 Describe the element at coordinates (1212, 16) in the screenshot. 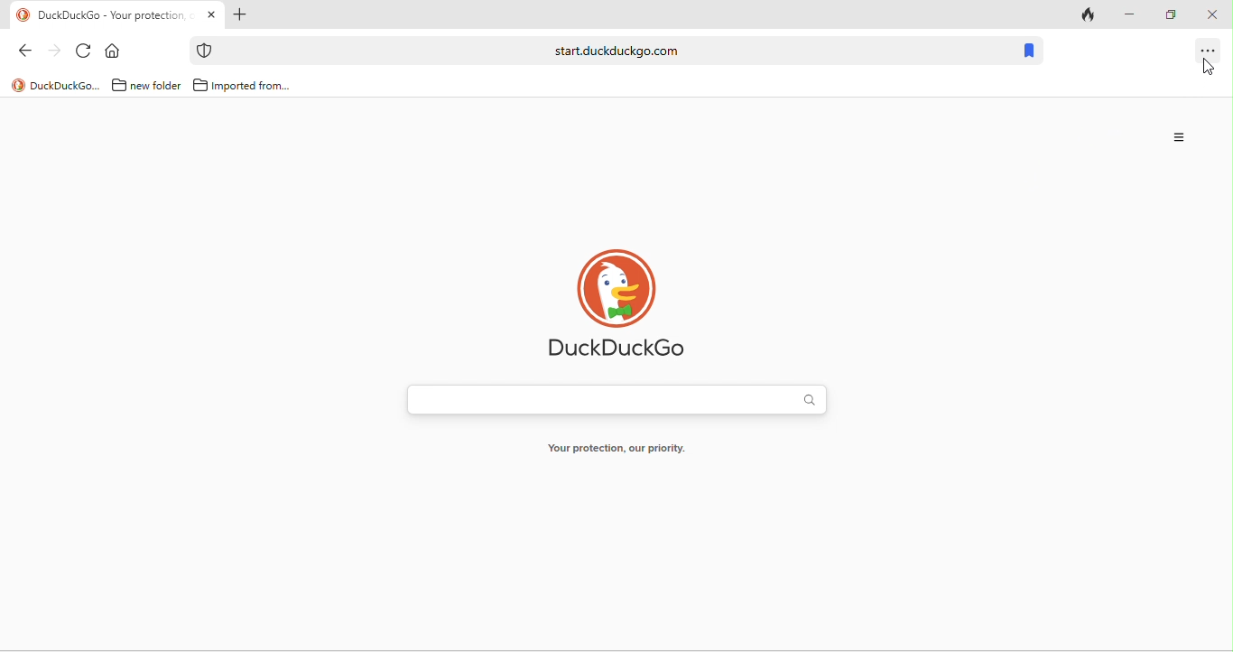

I see `close` at that location.